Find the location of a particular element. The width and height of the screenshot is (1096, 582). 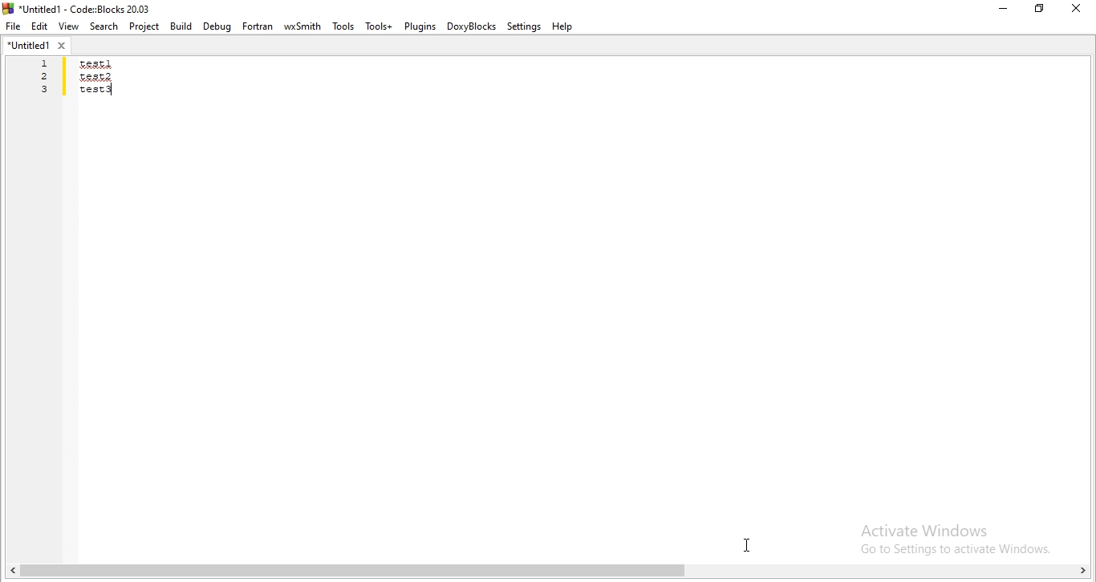

wxSmith is located at coordinates (302, 27).